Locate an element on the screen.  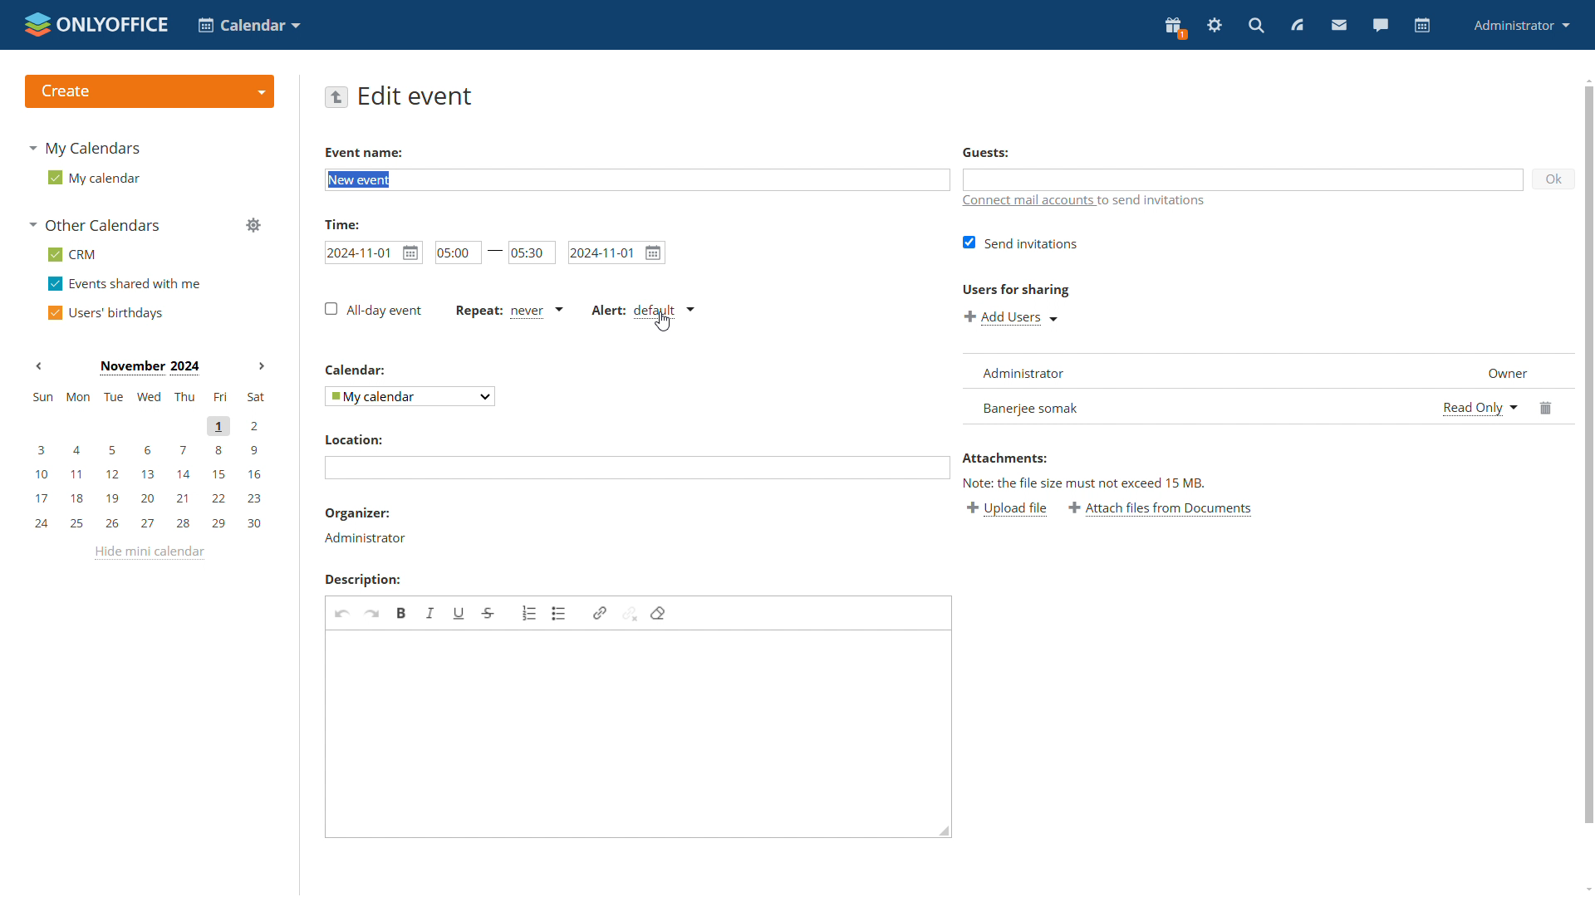
scroll down is located at coordinates (1585, 887).